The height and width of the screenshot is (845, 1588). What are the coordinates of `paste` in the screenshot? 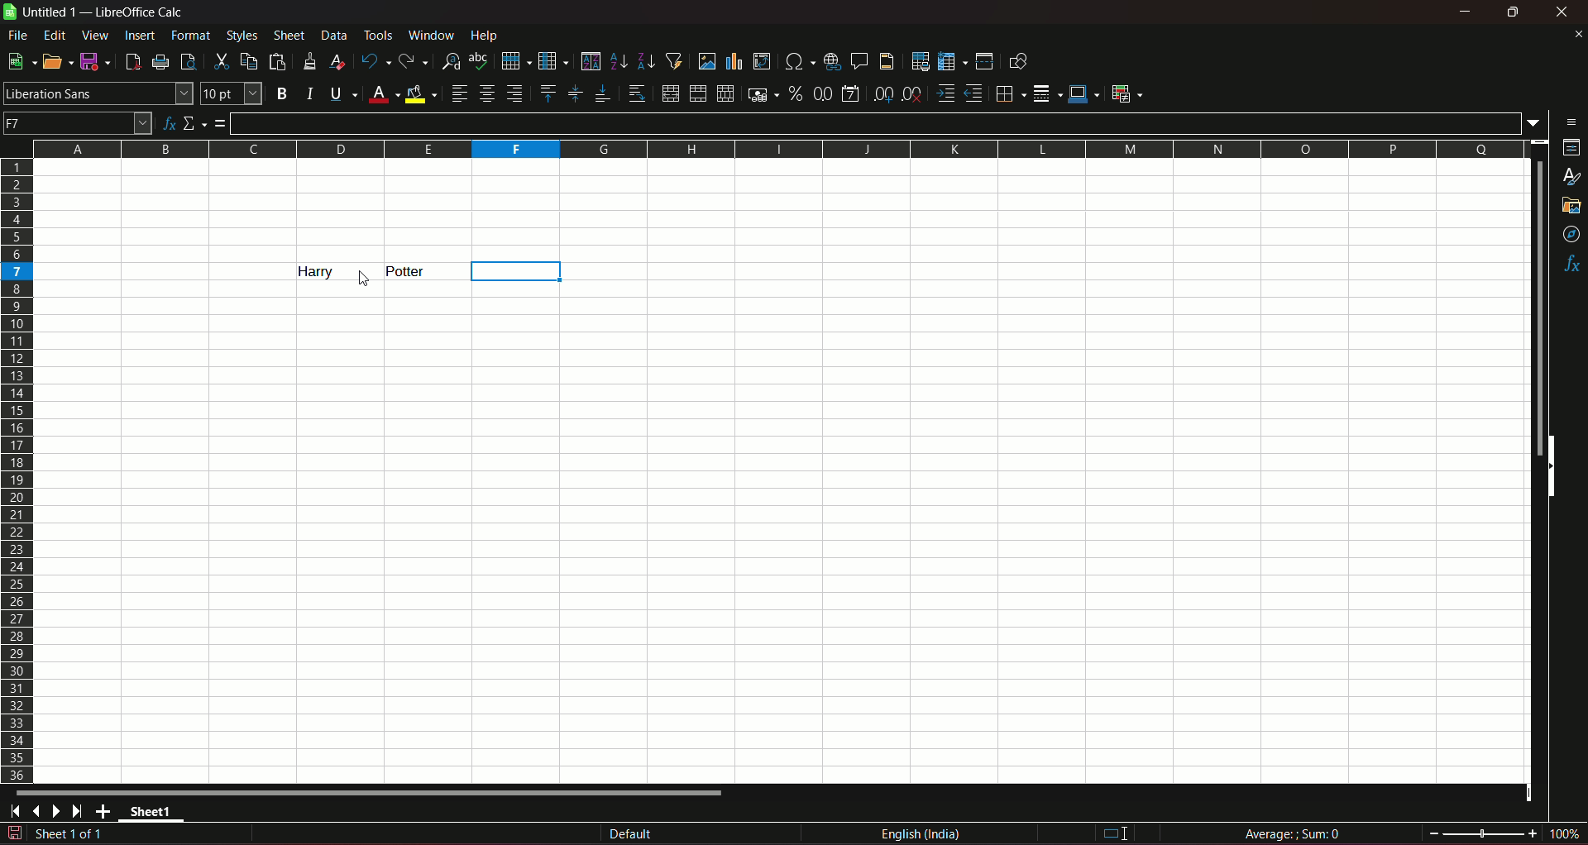 It's located at (280, 61).